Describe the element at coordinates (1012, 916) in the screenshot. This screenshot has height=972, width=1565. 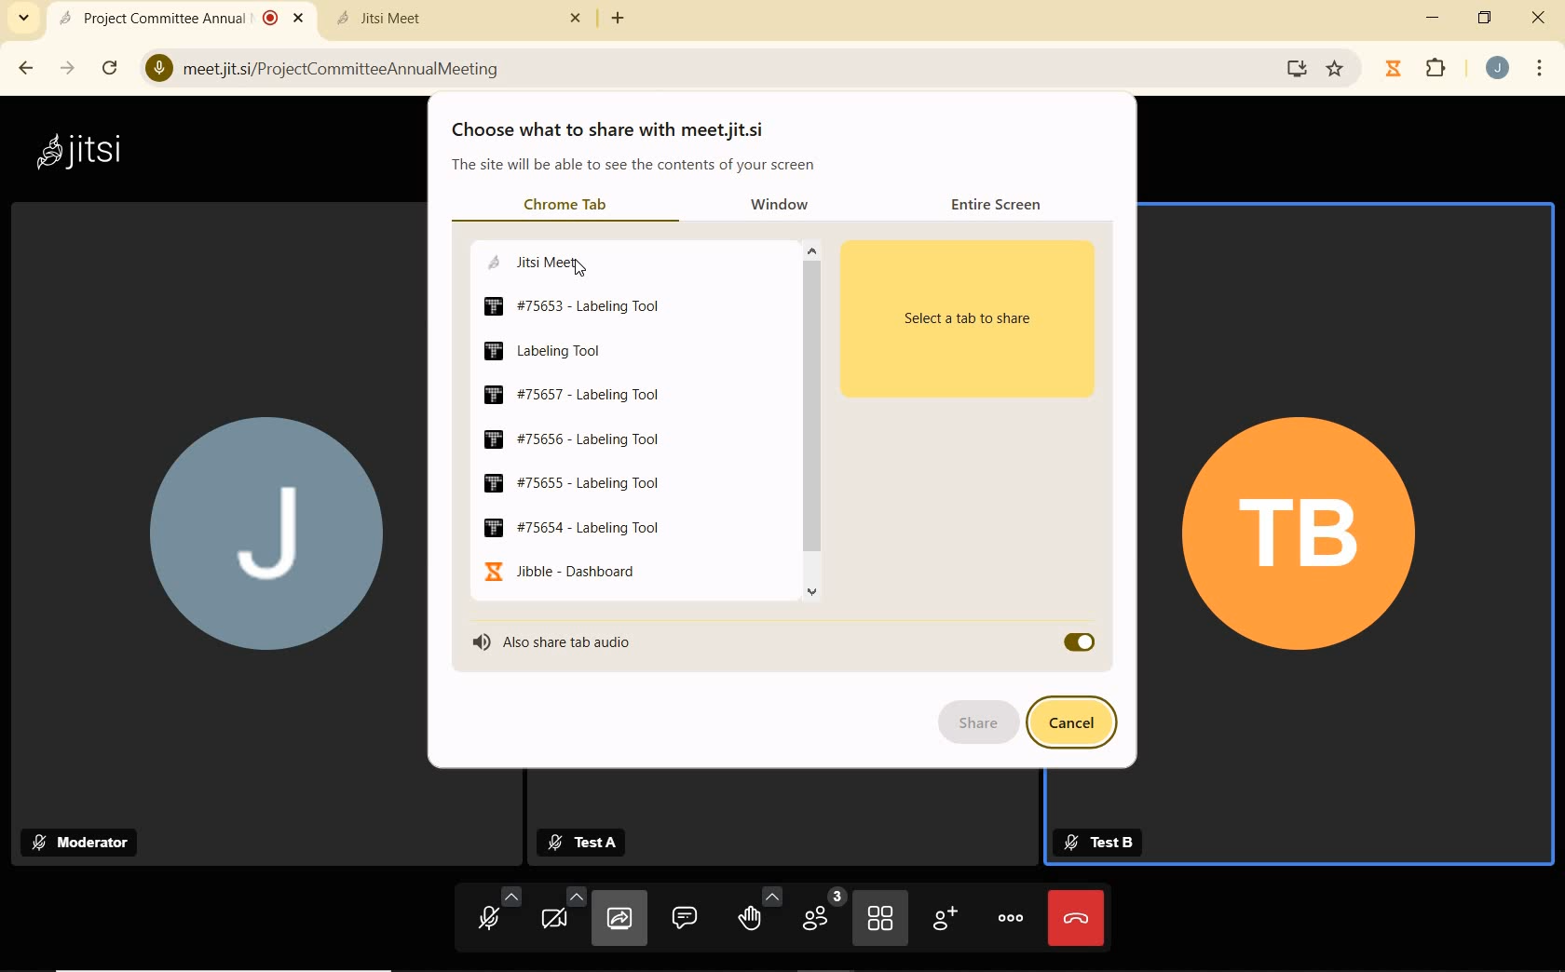
I see `MORE ACTIONS` at that location.